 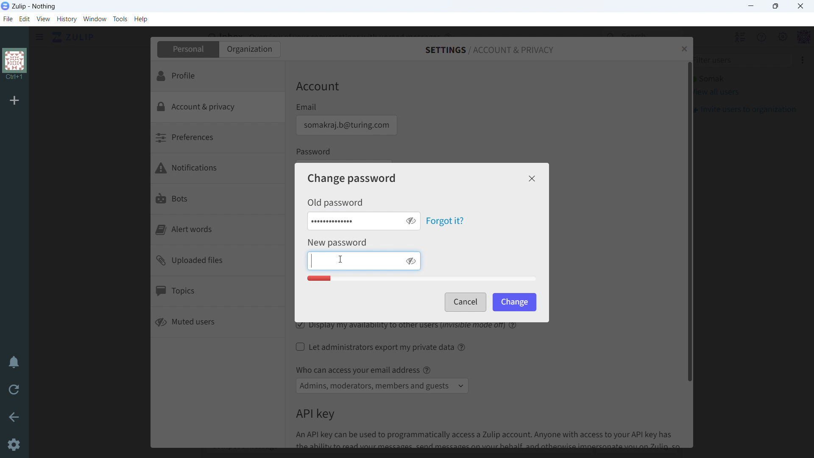 What do you see at coordinates (34, 6) in the screenshot?
I see `title` at bounding box center [34, 6].